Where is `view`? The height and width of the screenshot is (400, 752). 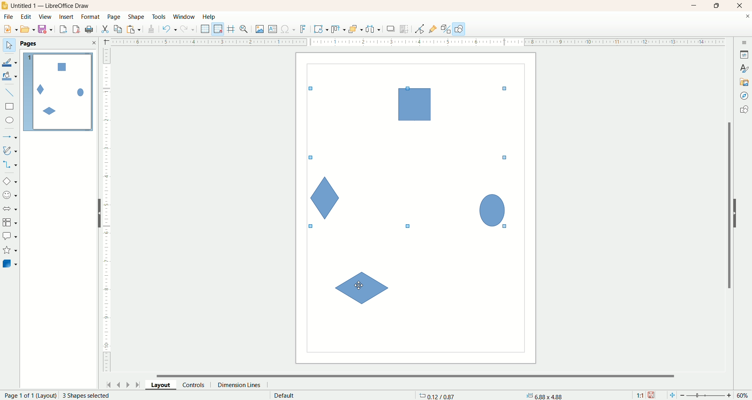 view is located at coordinates (46, 17).